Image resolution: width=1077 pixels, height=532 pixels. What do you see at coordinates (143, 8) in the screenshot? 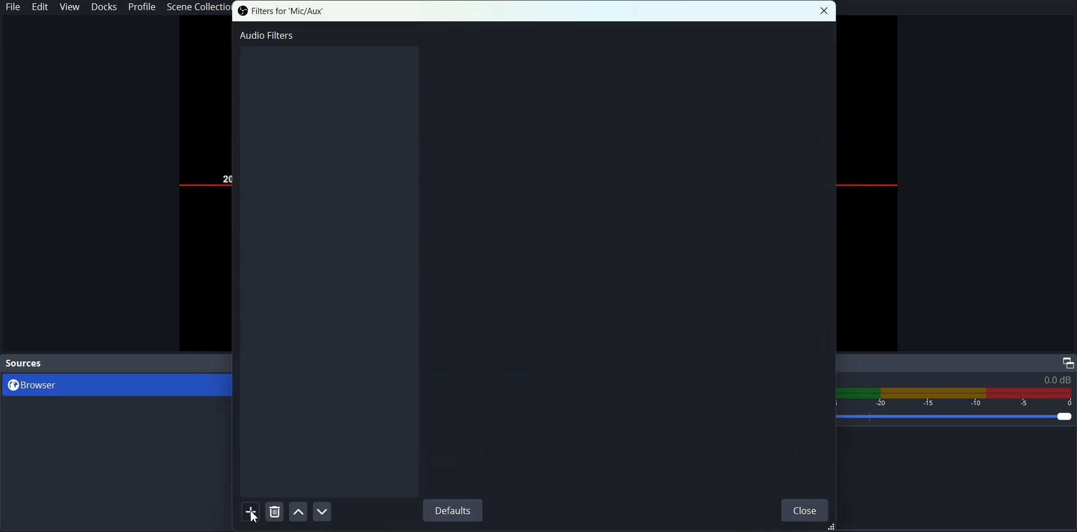
I see `Profile` at bounding box center [143, 8].